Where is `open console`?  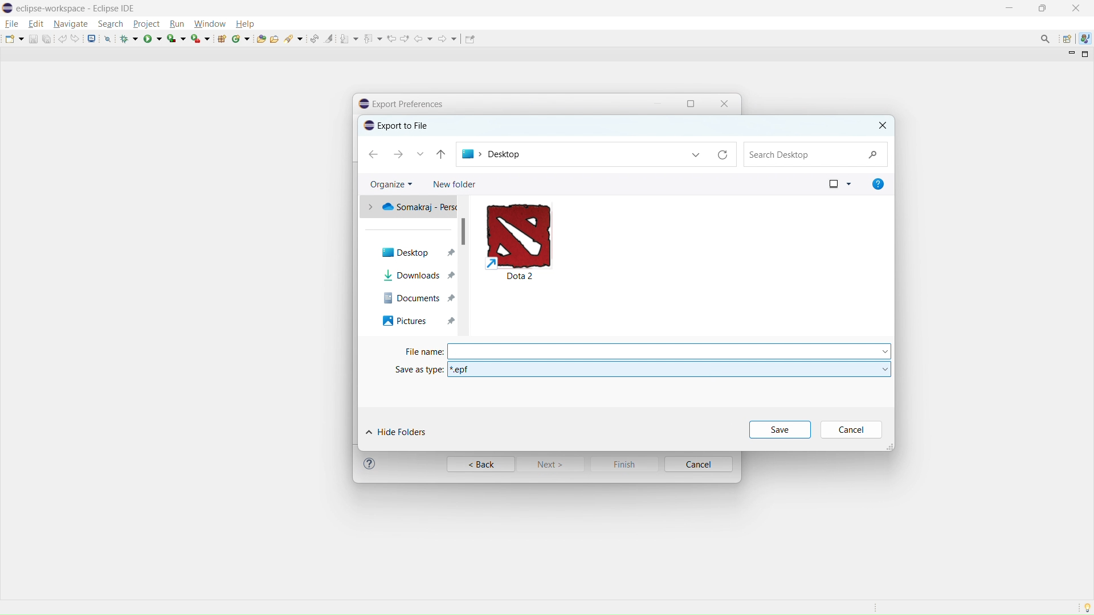 open console is located at coordinates (92, 38).